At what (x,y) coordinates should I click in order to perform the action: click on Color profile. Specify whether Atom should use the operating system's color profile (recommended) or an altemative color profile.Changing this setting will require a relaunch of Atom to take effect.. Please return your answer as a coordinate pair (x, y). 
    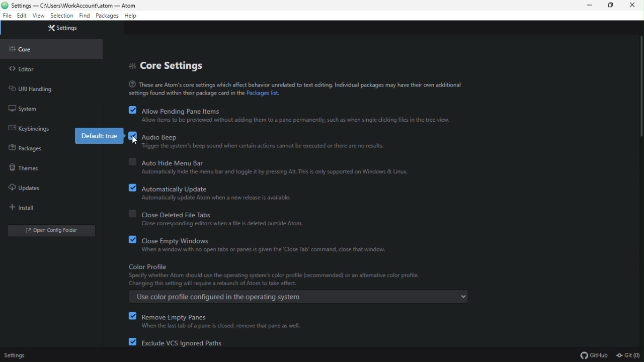
    Looking at the image, I should click on (276, 275).